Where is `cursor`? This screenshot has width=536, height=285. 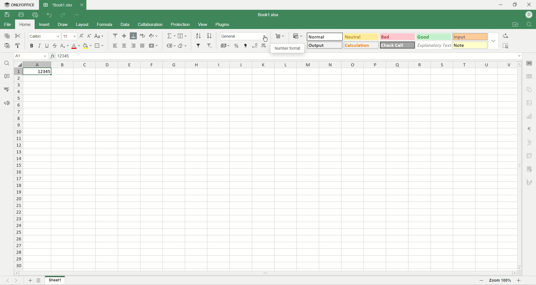 cursor is located at coordinates (267, 40).